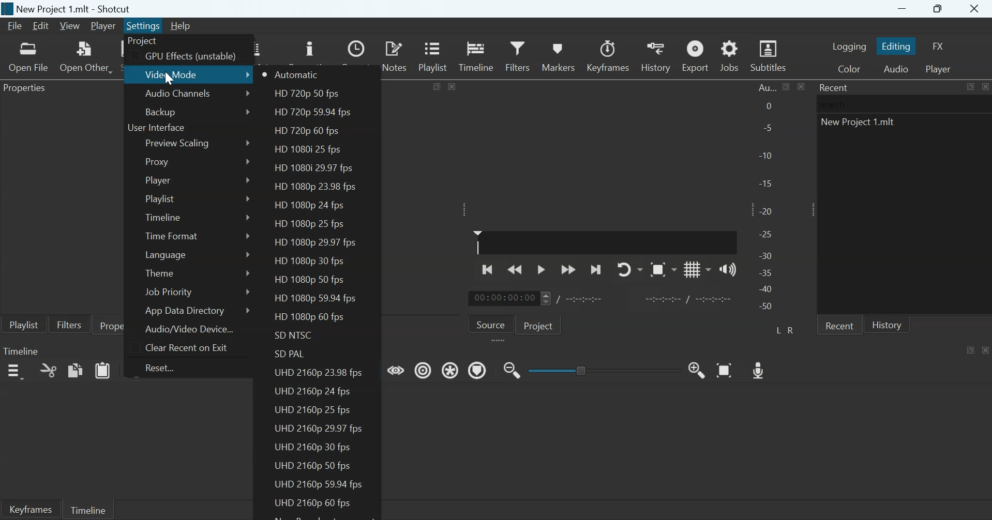 This screenshot has height=520, width=992. What do you see at coordinates (307, 318) in the screenshot?
I see `HD 1080p 60fps` at bounding box center [307, 318].